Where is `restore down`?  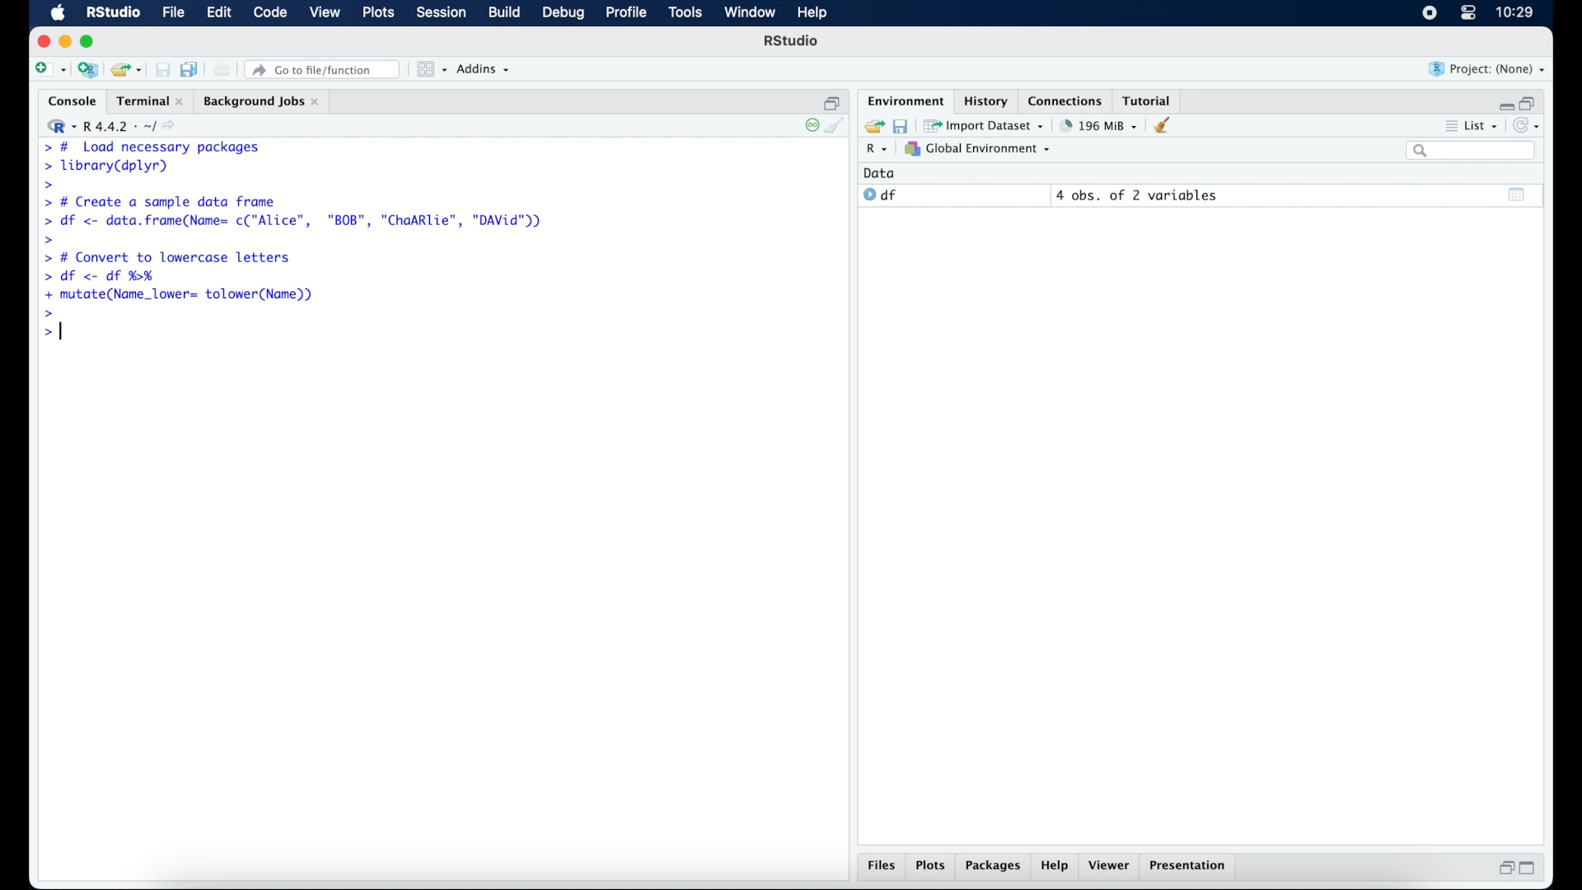
restore down is located at coordinates (1531, 101).